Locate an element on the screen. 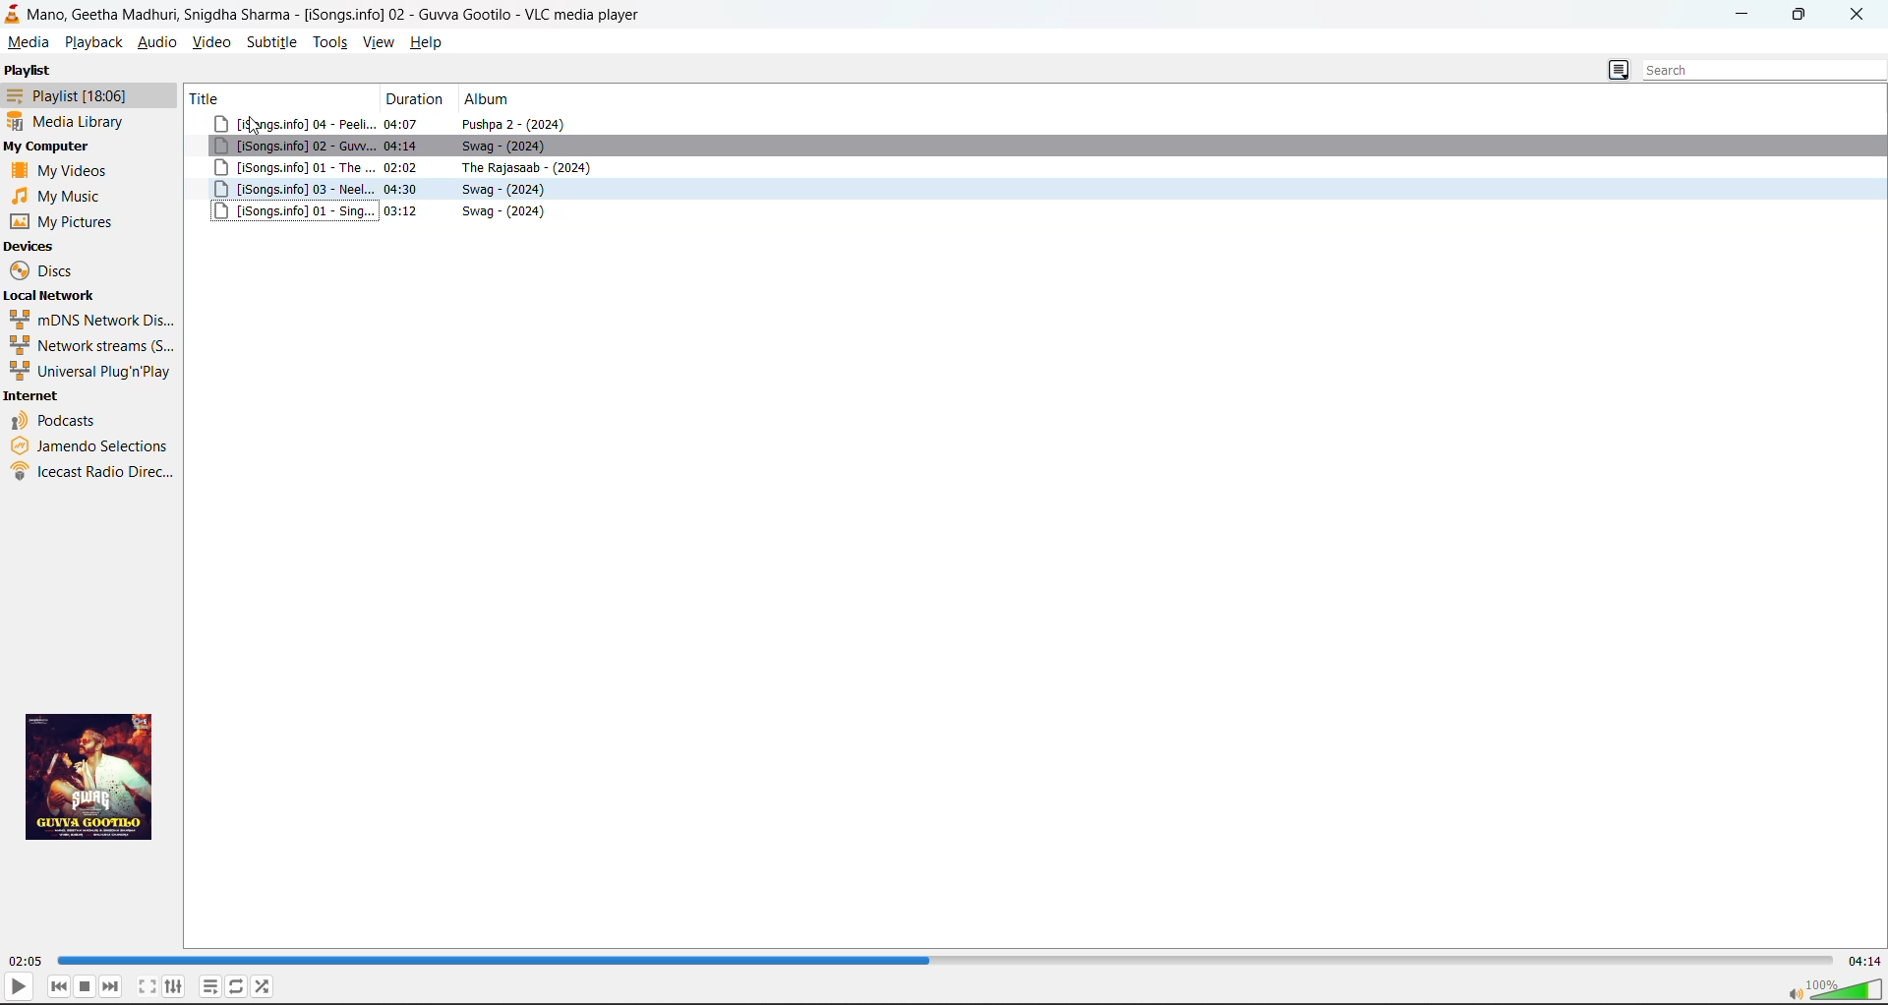 The height and width of the screenshot is (1005, 1888). tools is located at coordinates (330, 41).